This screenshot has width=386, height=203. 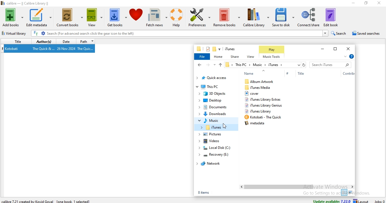 What do you see at coordinates (15, 34) in the screenshot?
I see `virtual library` at bounding box center [15, 34].